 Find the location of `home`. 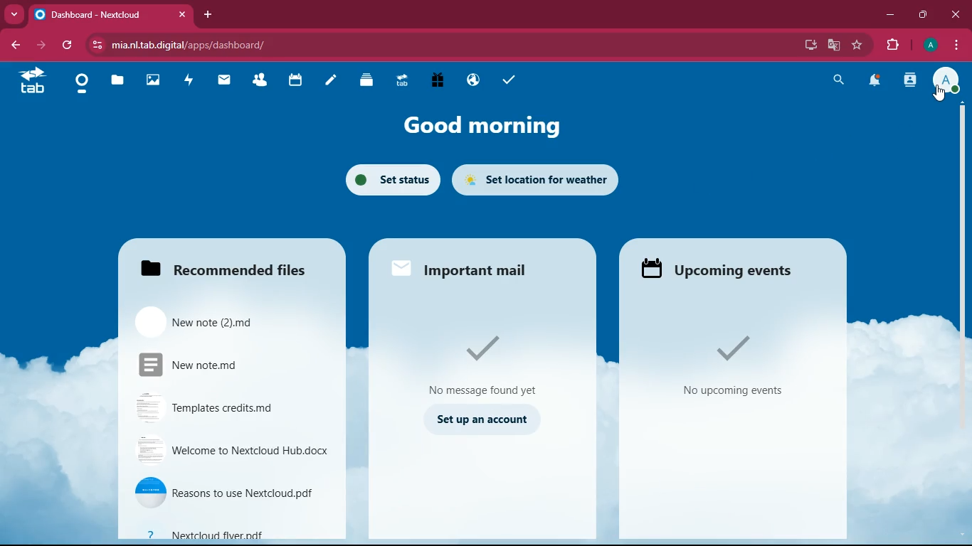

home is located at coordinates (80, 84).